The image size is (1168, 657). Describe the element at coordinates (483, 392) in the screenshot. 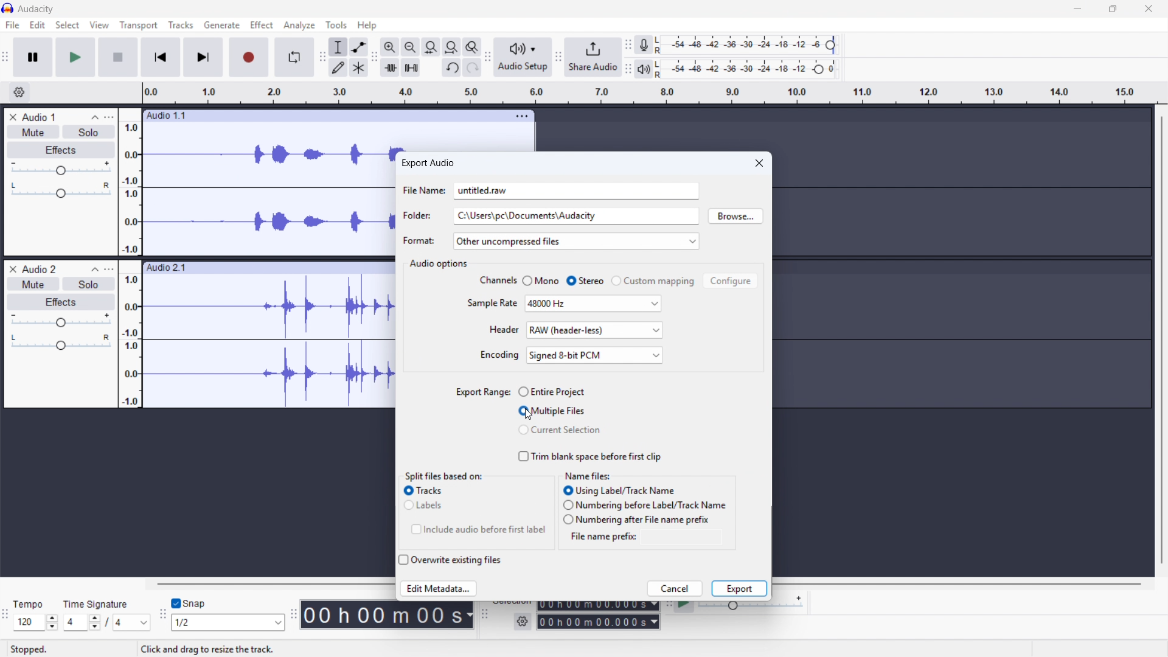

I see `export range` at that location.